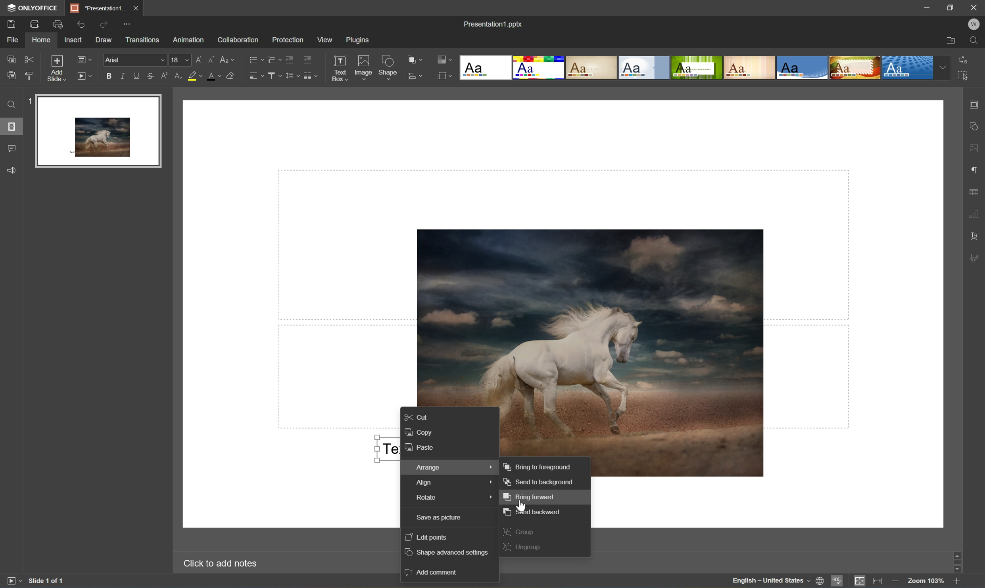  I want to click on Minimize, so click(922, 7).